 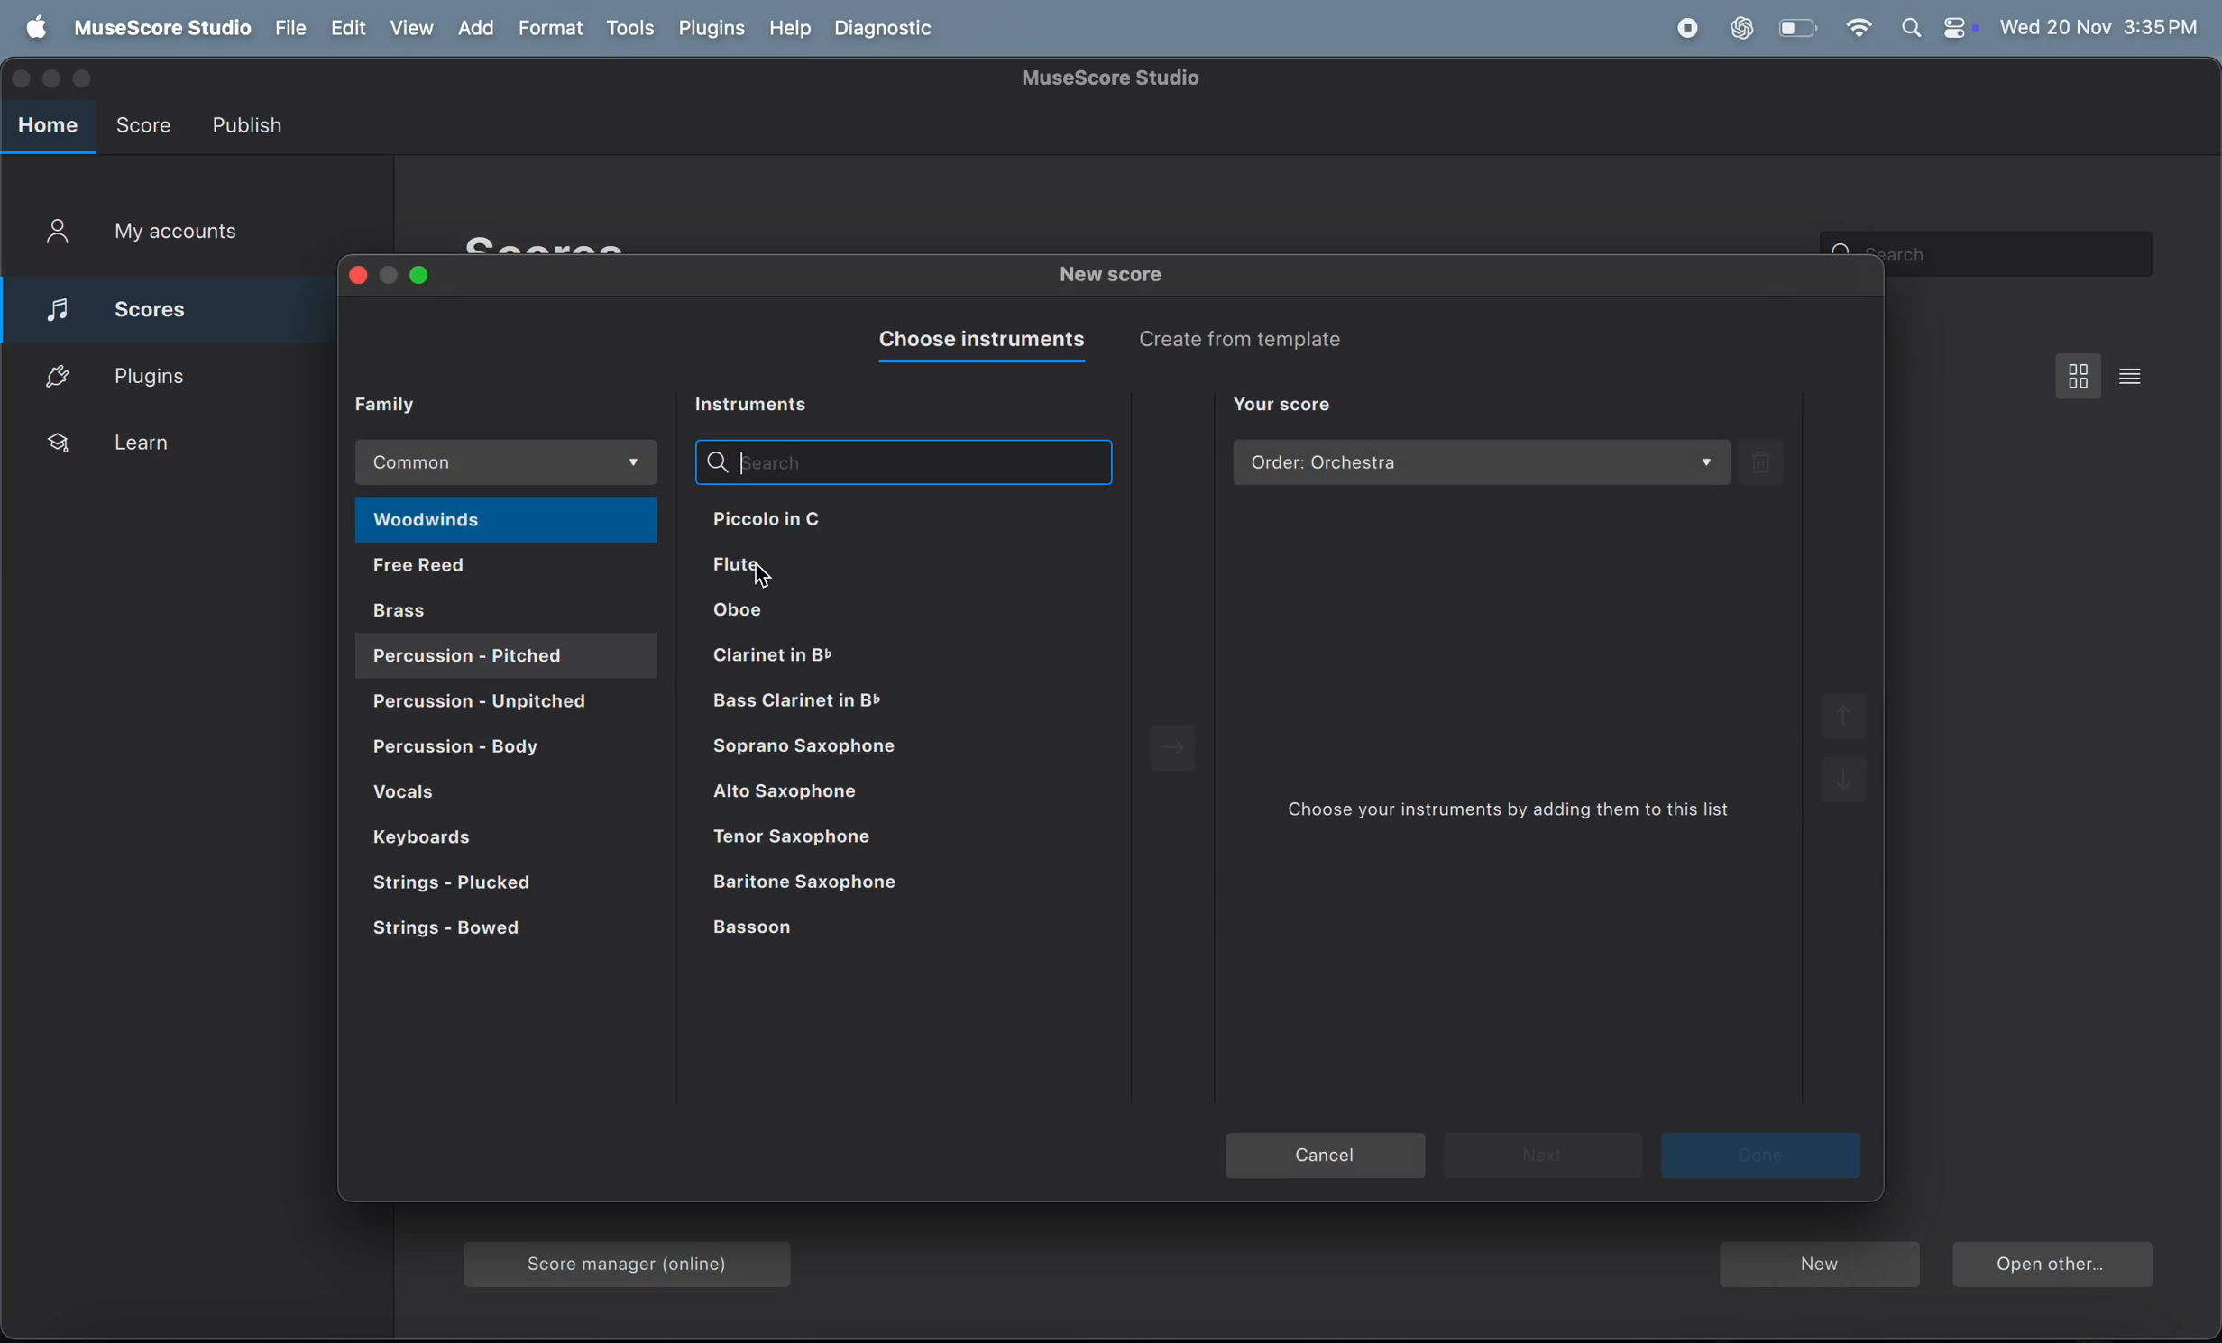 I want to click on edit, so click(x=346, y=29).